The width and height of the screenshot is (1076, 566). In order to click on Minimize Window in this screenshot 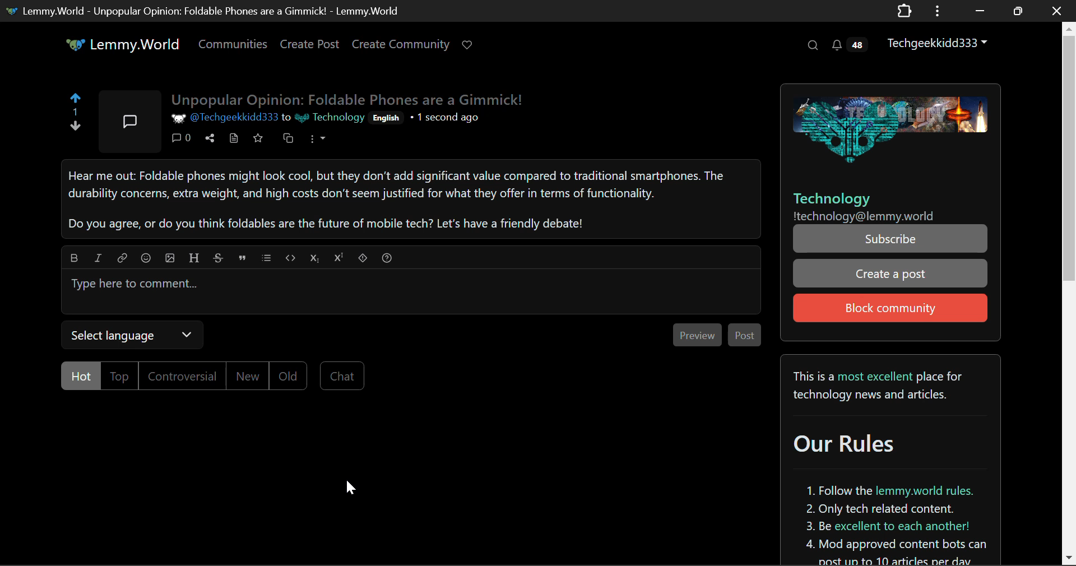, I will do `click(1019, 11)`.